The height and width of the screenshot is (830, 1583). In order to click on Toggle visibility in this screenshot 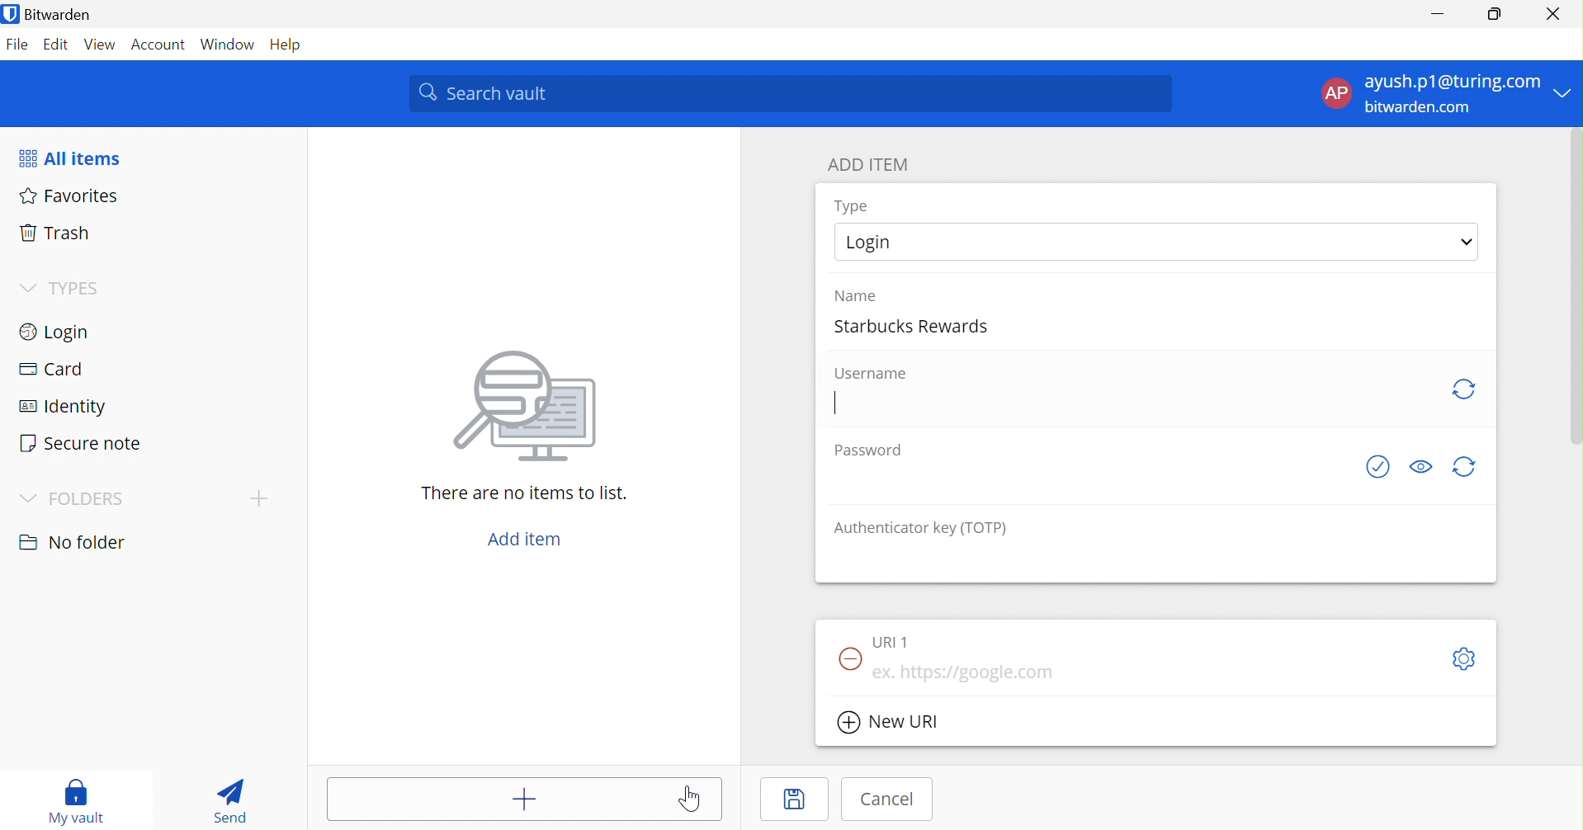, I will do `click(1421, 466)`.